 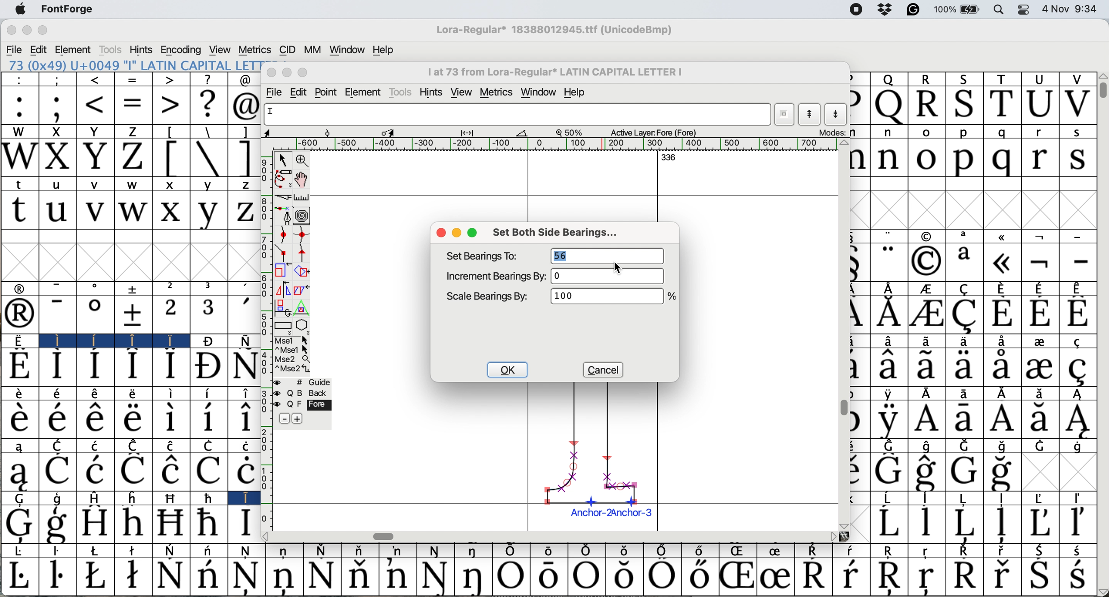 What do you see at coordinates (495, 276) in the screenshot?
I see `increment bearings by` at bounding box center [495, 276].